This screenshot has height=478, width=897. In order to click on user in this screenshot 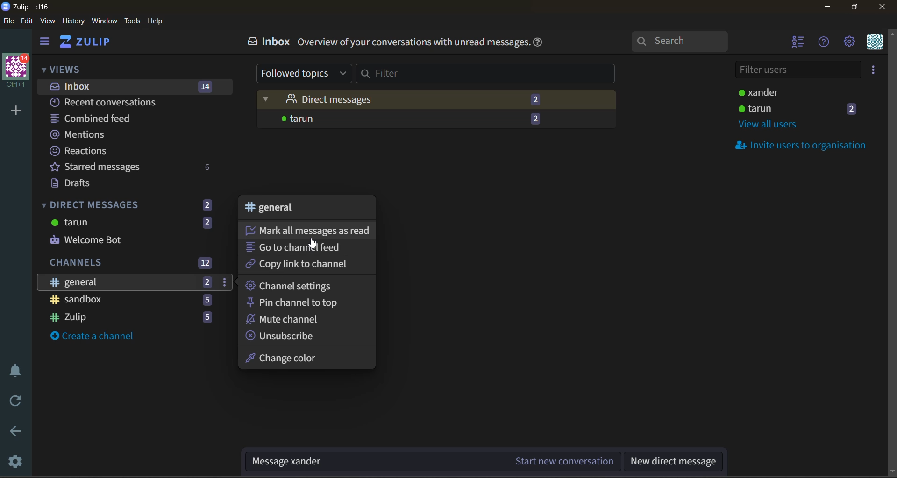, I will do `click(805, 108)`.